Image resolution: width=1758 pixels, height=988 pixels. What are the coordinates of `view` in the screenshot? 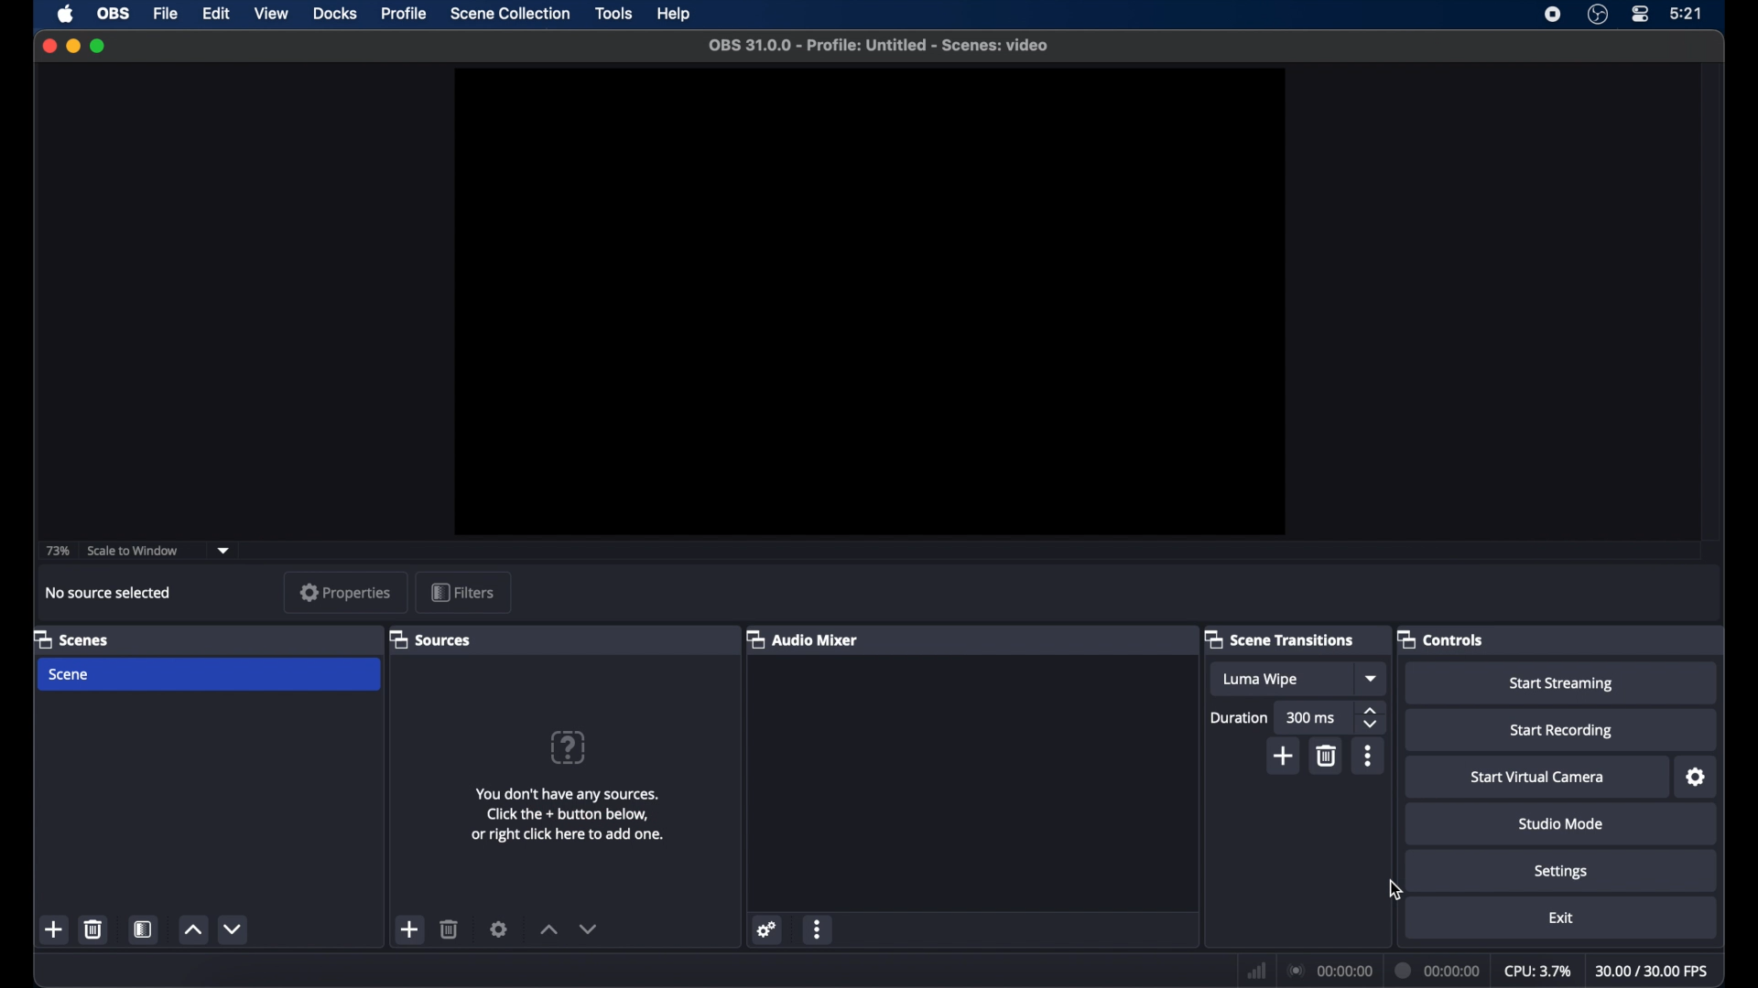 It's located at (271, 14).